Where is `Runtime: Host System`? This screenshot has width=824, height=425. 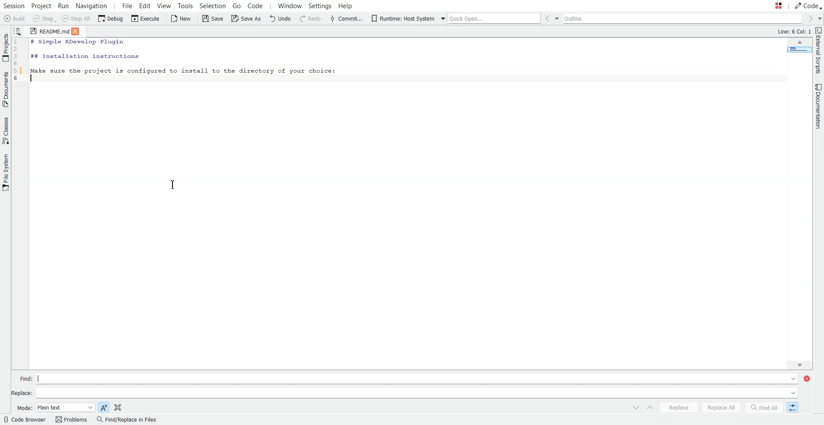
Runtime: Host System is located at coordinates (402, 18).